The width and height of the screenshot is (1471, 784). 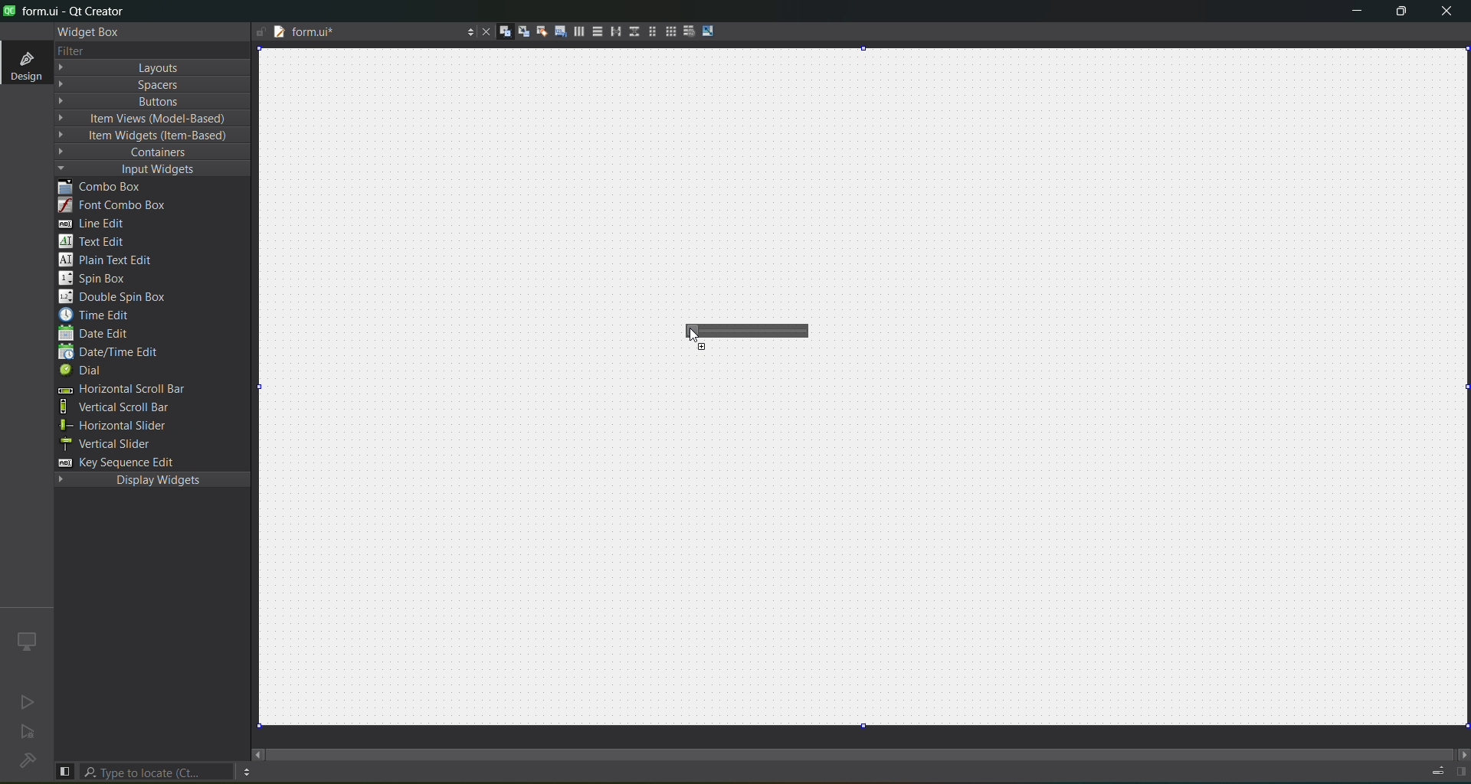 What do you see at coordinates (132, 85) in the screenshot?
I see `spaces` at bounding box center [132, 85].